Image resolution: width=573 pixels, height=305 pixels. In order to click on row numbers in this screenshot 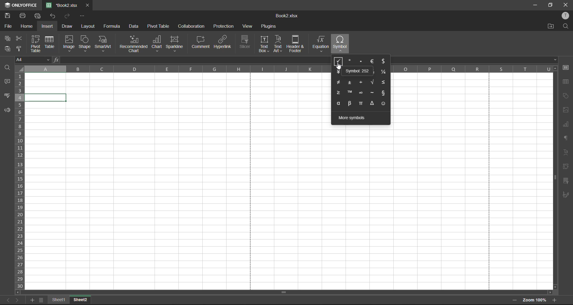, I will do `click(21, 182)`.